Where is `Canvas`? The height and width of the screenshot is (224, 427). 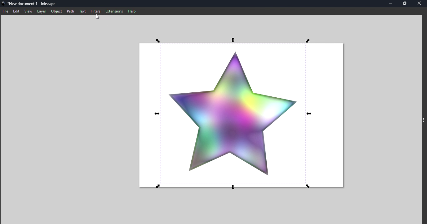 Canvas is located at coordinates (240, 114).